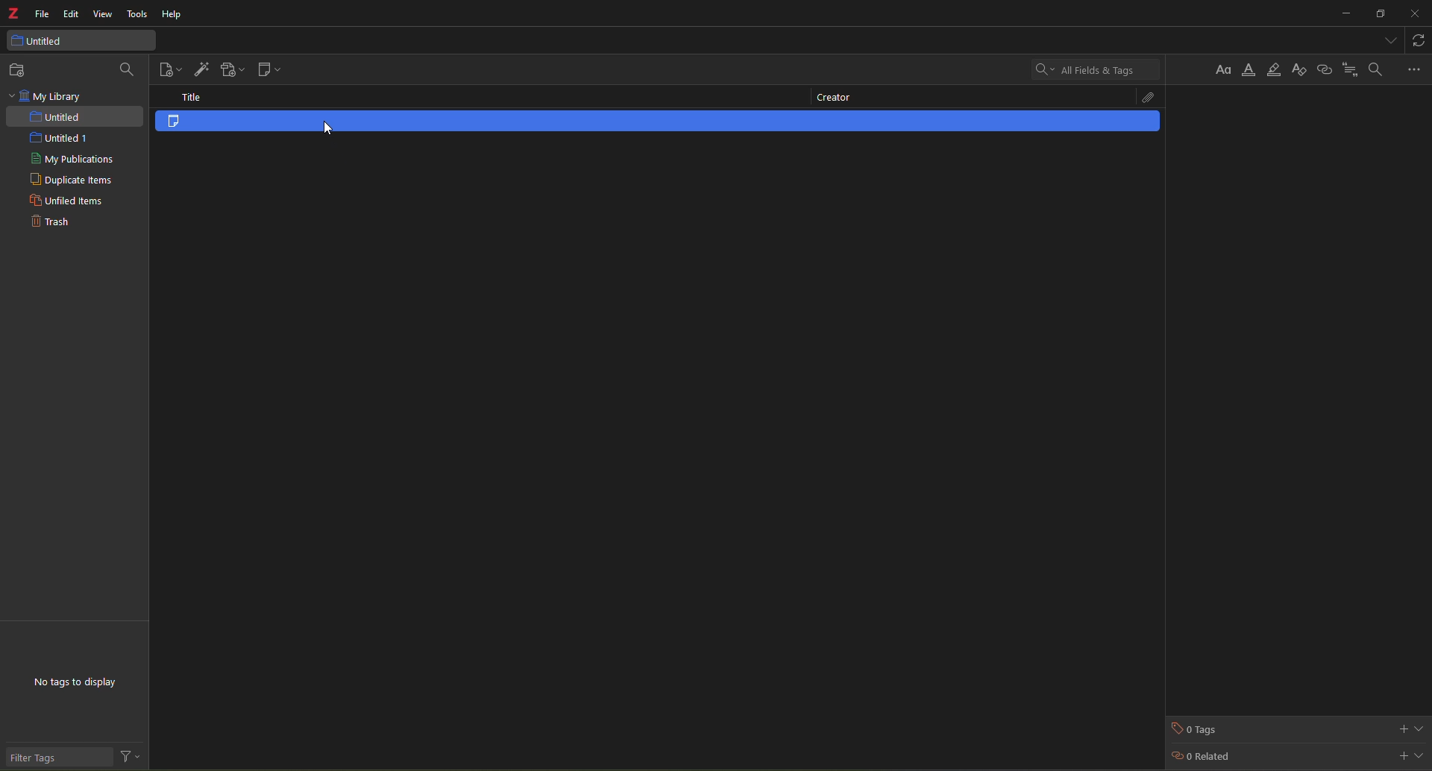 The height and width of the screenshot is (771, 1432). Describe the element at coordinates (1420, 727) in the screenshot. I see `expand` at that location.